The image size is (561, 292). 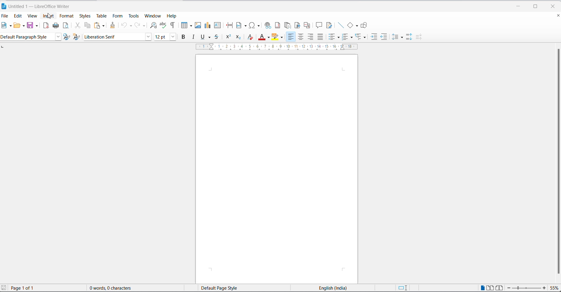 What do you see at coordinates (131, 25) in the screenshot?
I see `undo options` at bounding box center [131, 25].